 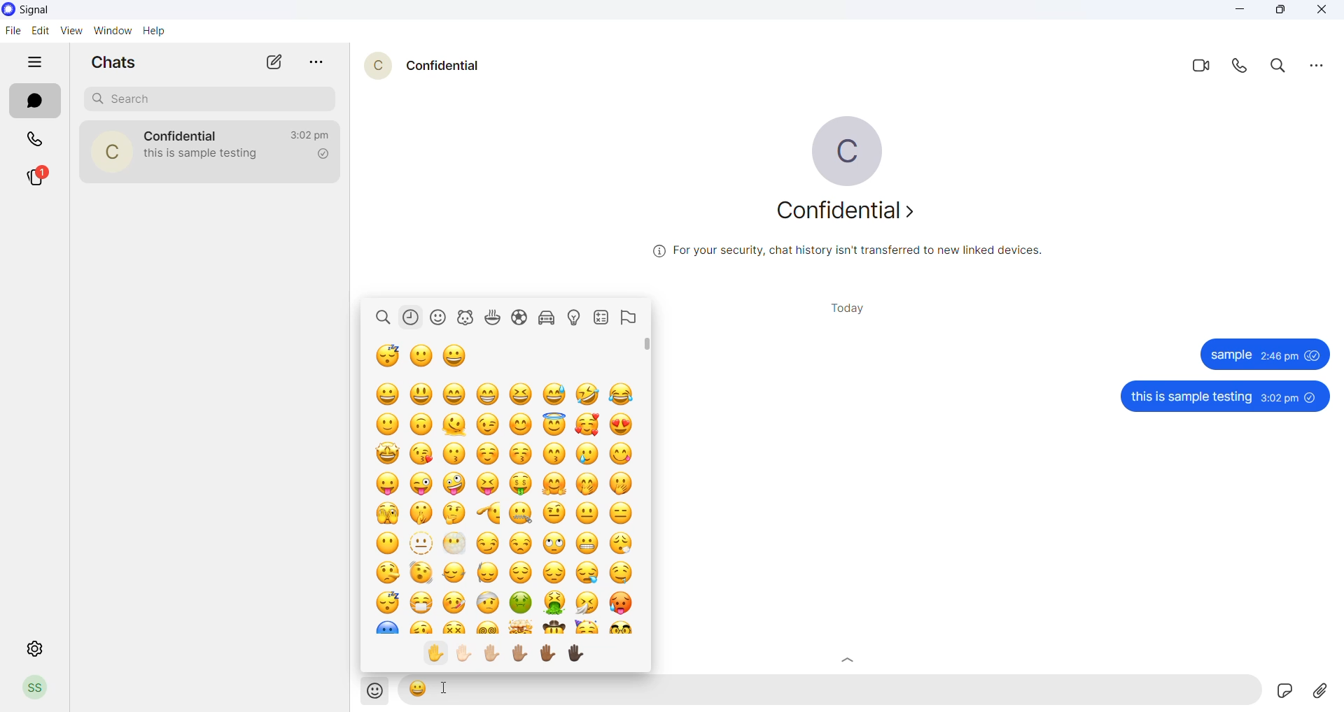 What do you see at coordinates (1313, 355) in the screenshot?
I see `seen` at bounding box center [1313, 355].